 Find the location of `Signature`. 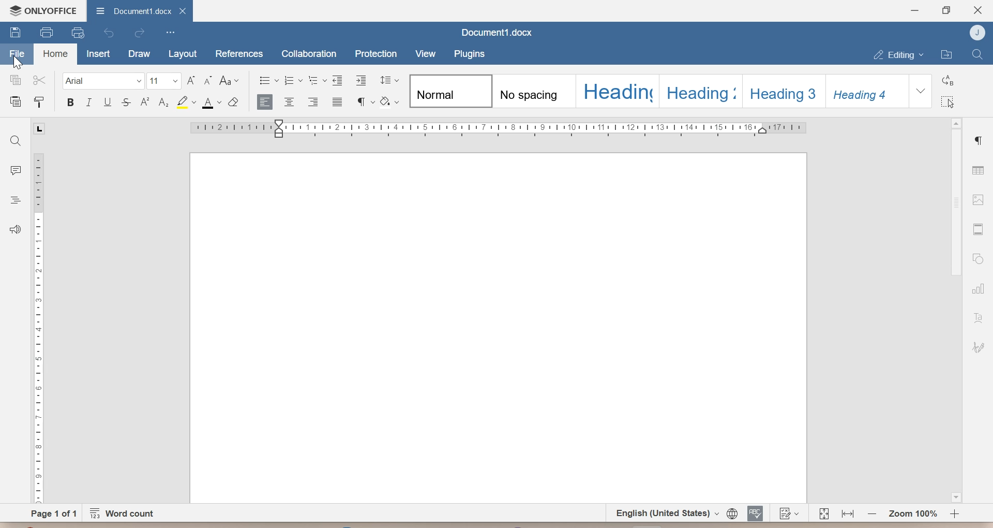

Signature is located at coordinates (980, 348).